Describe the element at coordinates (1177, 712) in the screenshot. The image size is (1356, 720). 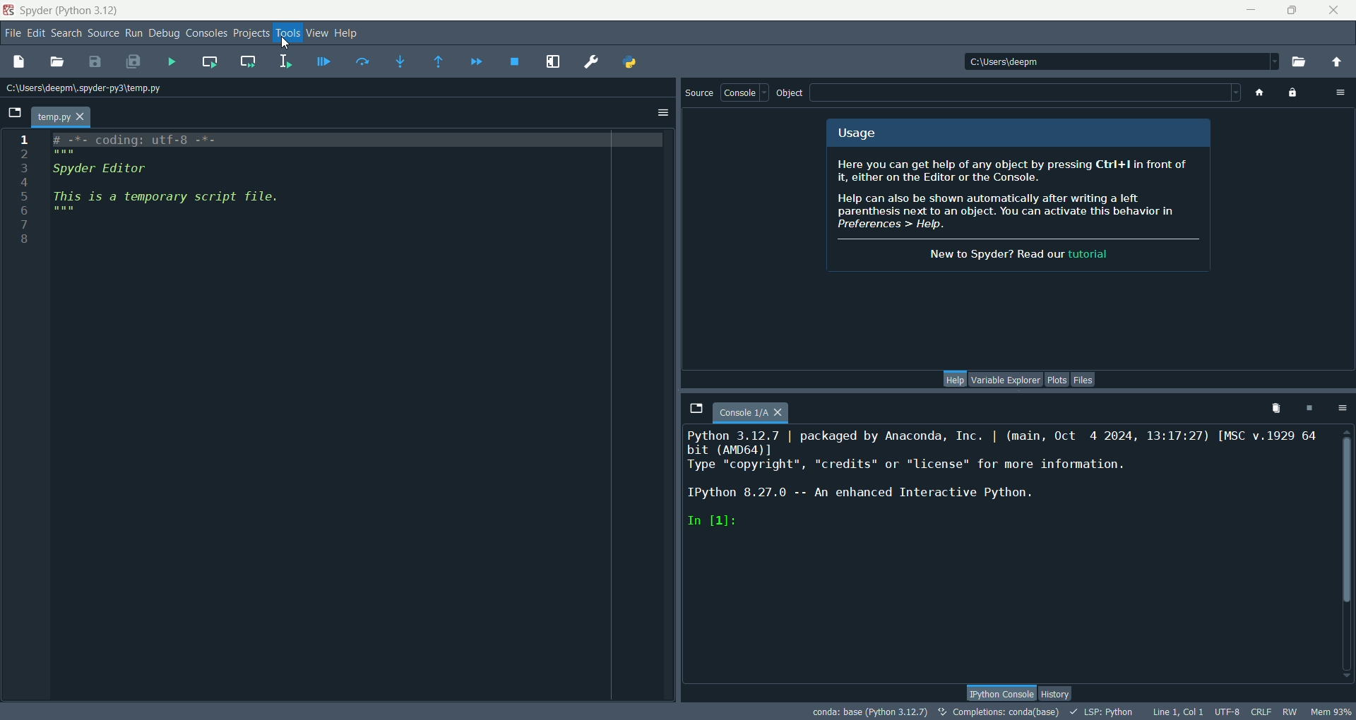
I see `line, col` at that location.